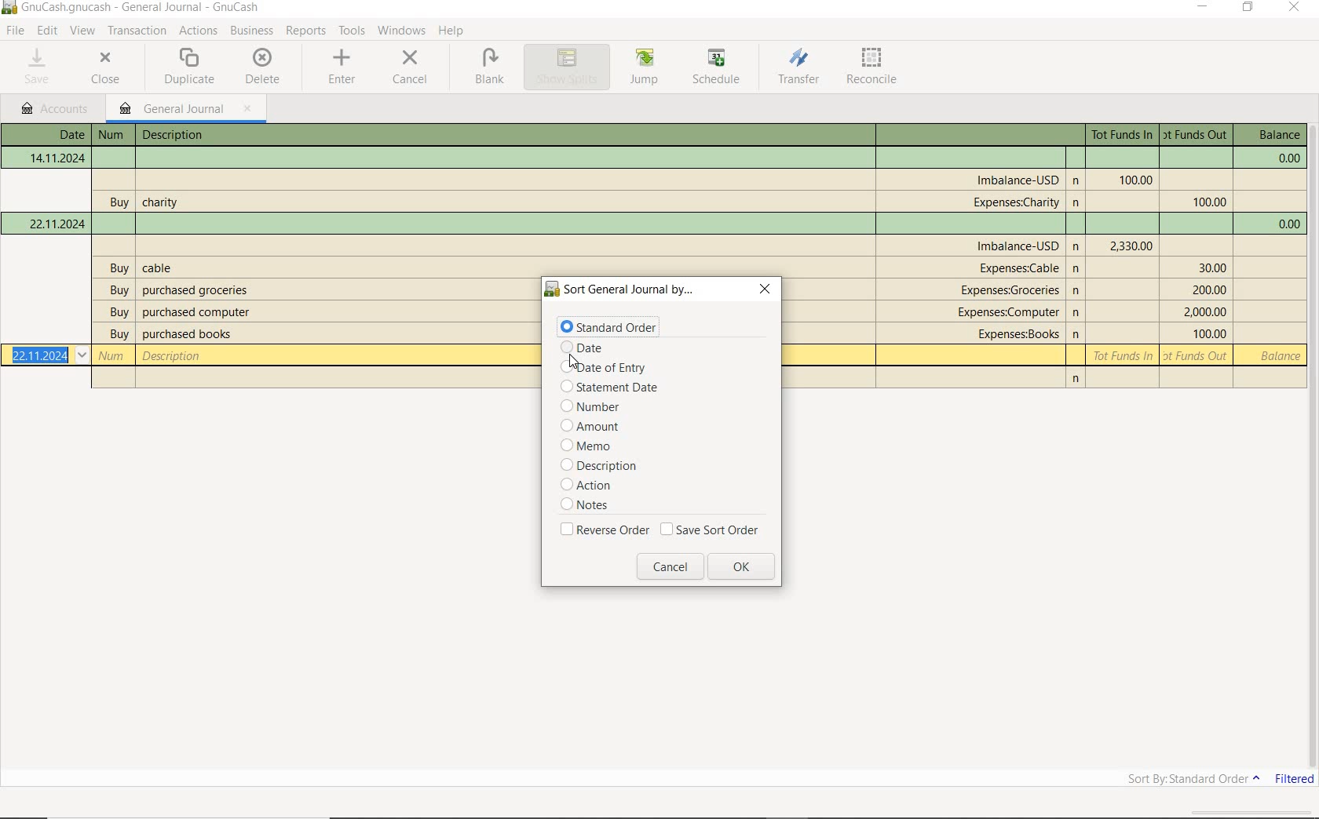  I want to click on n, so click(1078, 333).